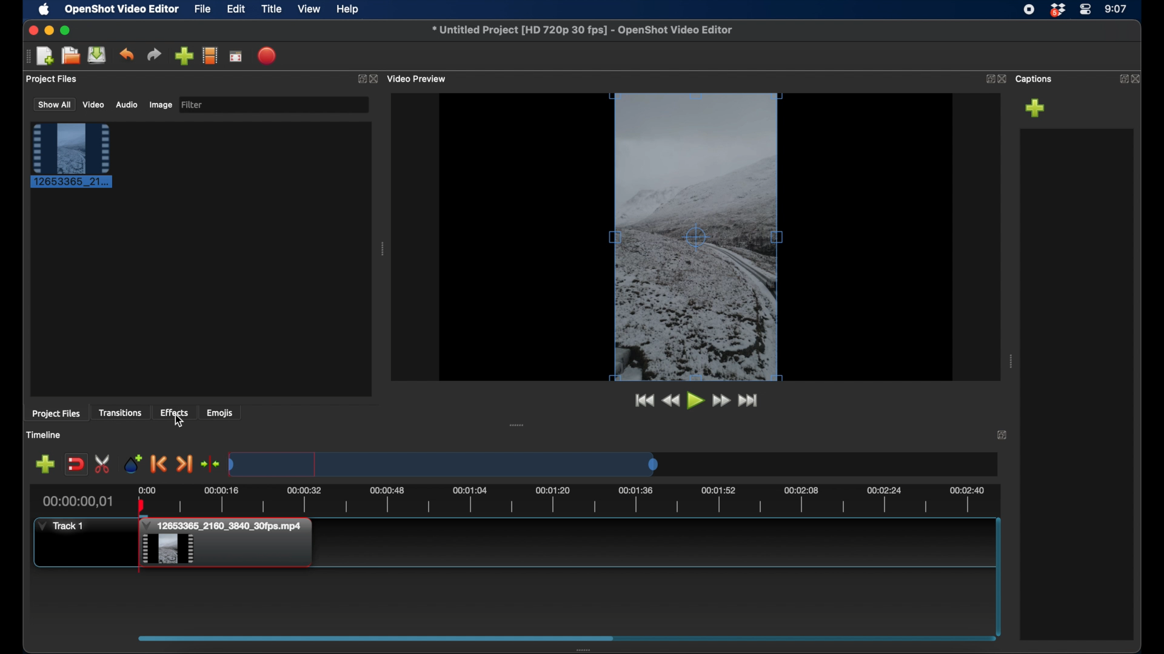  I want to click on play, so click(695, 400).